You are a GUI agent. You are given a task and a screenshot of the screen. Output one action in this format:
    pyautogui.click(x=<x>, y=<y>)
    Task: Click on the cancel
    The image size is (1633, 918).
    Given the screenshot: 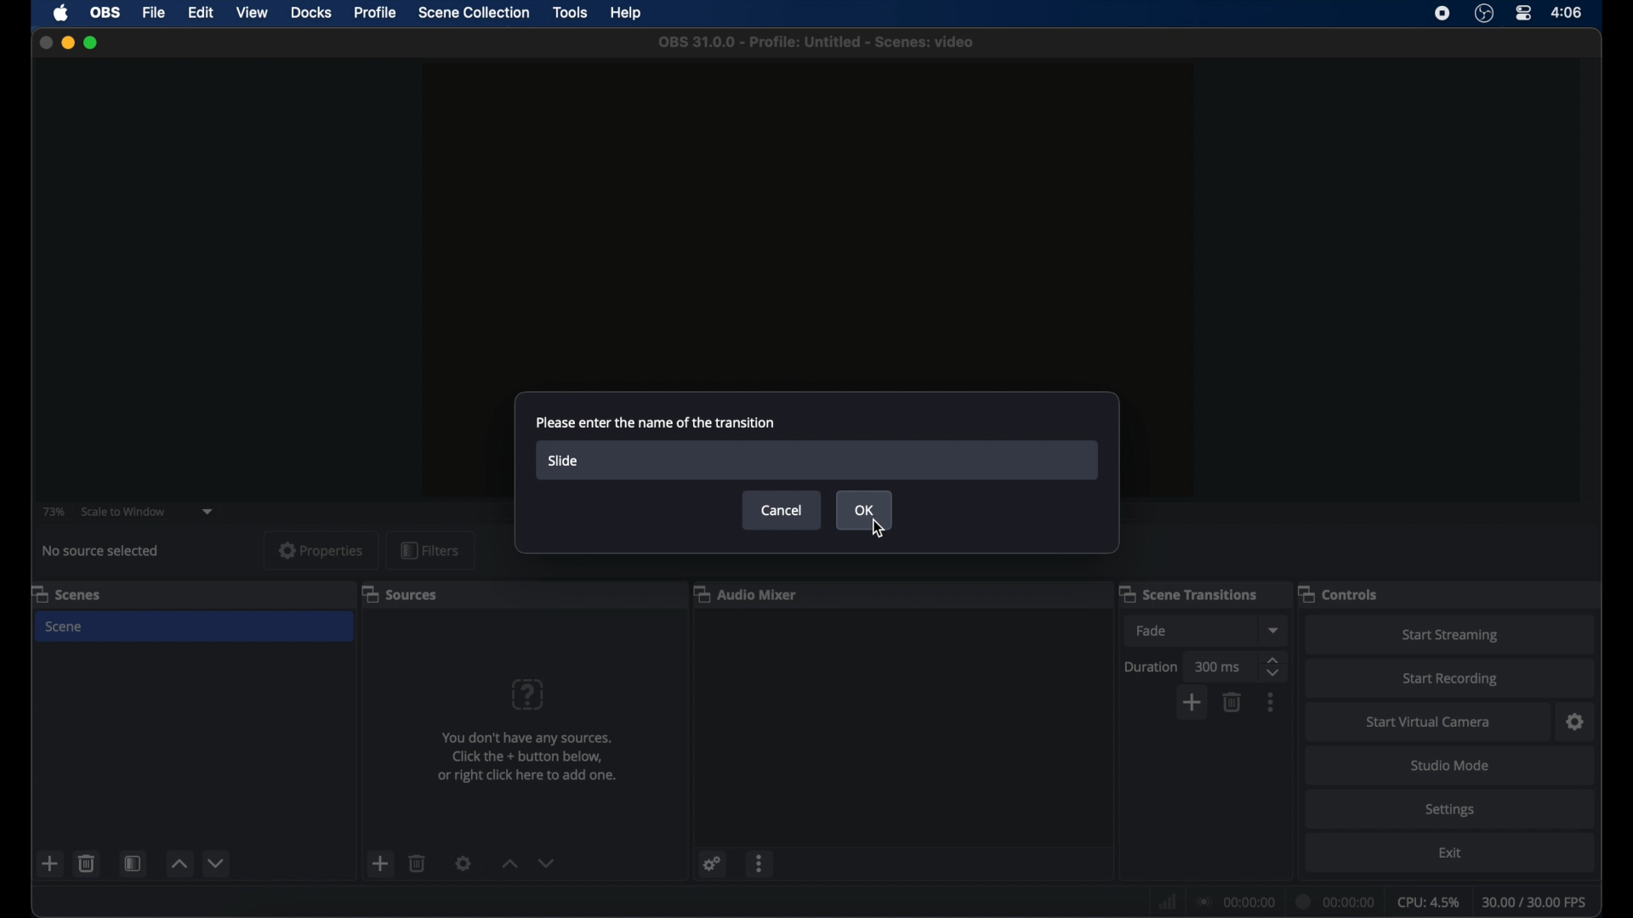 What is the action you would take?
    pyautogui.click(x=784, y=510)
    